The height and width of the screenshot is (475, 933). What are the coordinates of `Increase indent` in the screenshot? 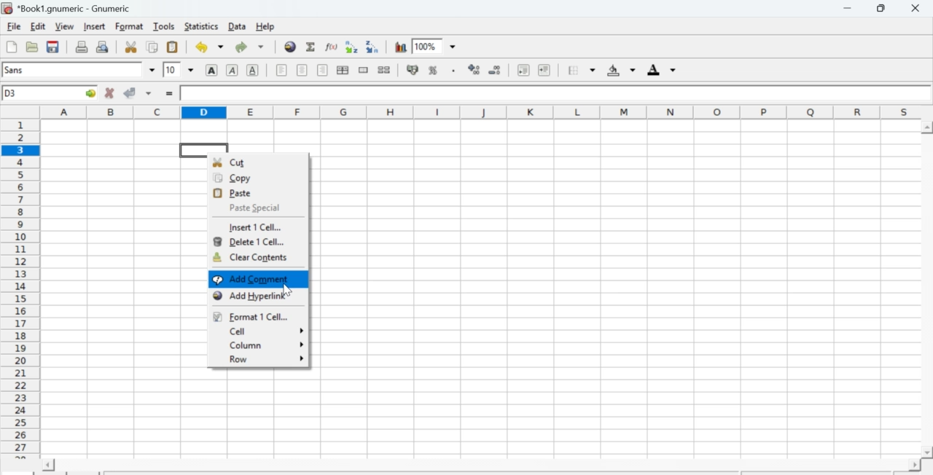 It's located at (547, 70).